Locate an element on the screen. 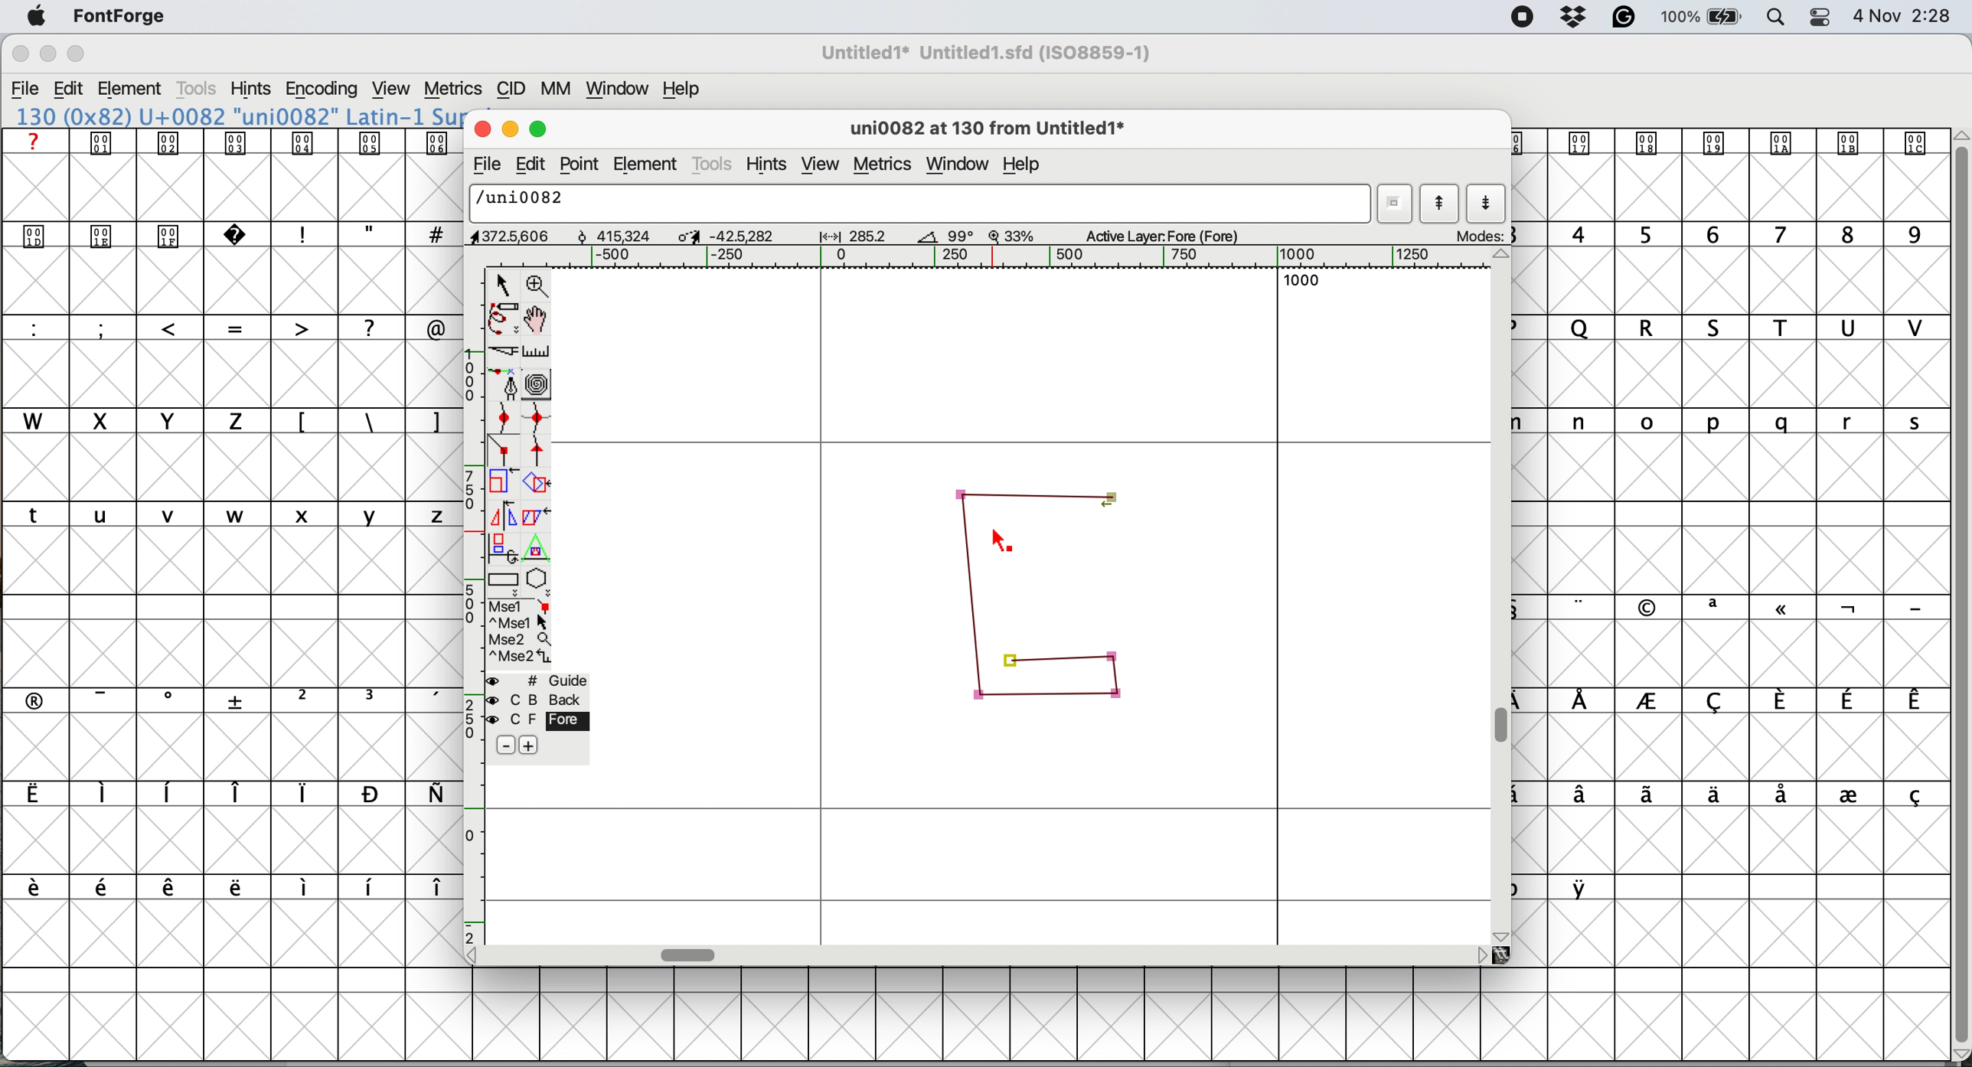 The height and width of the screenshot is (1067, 1972). skew the selection is located at coordinates (533, 514).